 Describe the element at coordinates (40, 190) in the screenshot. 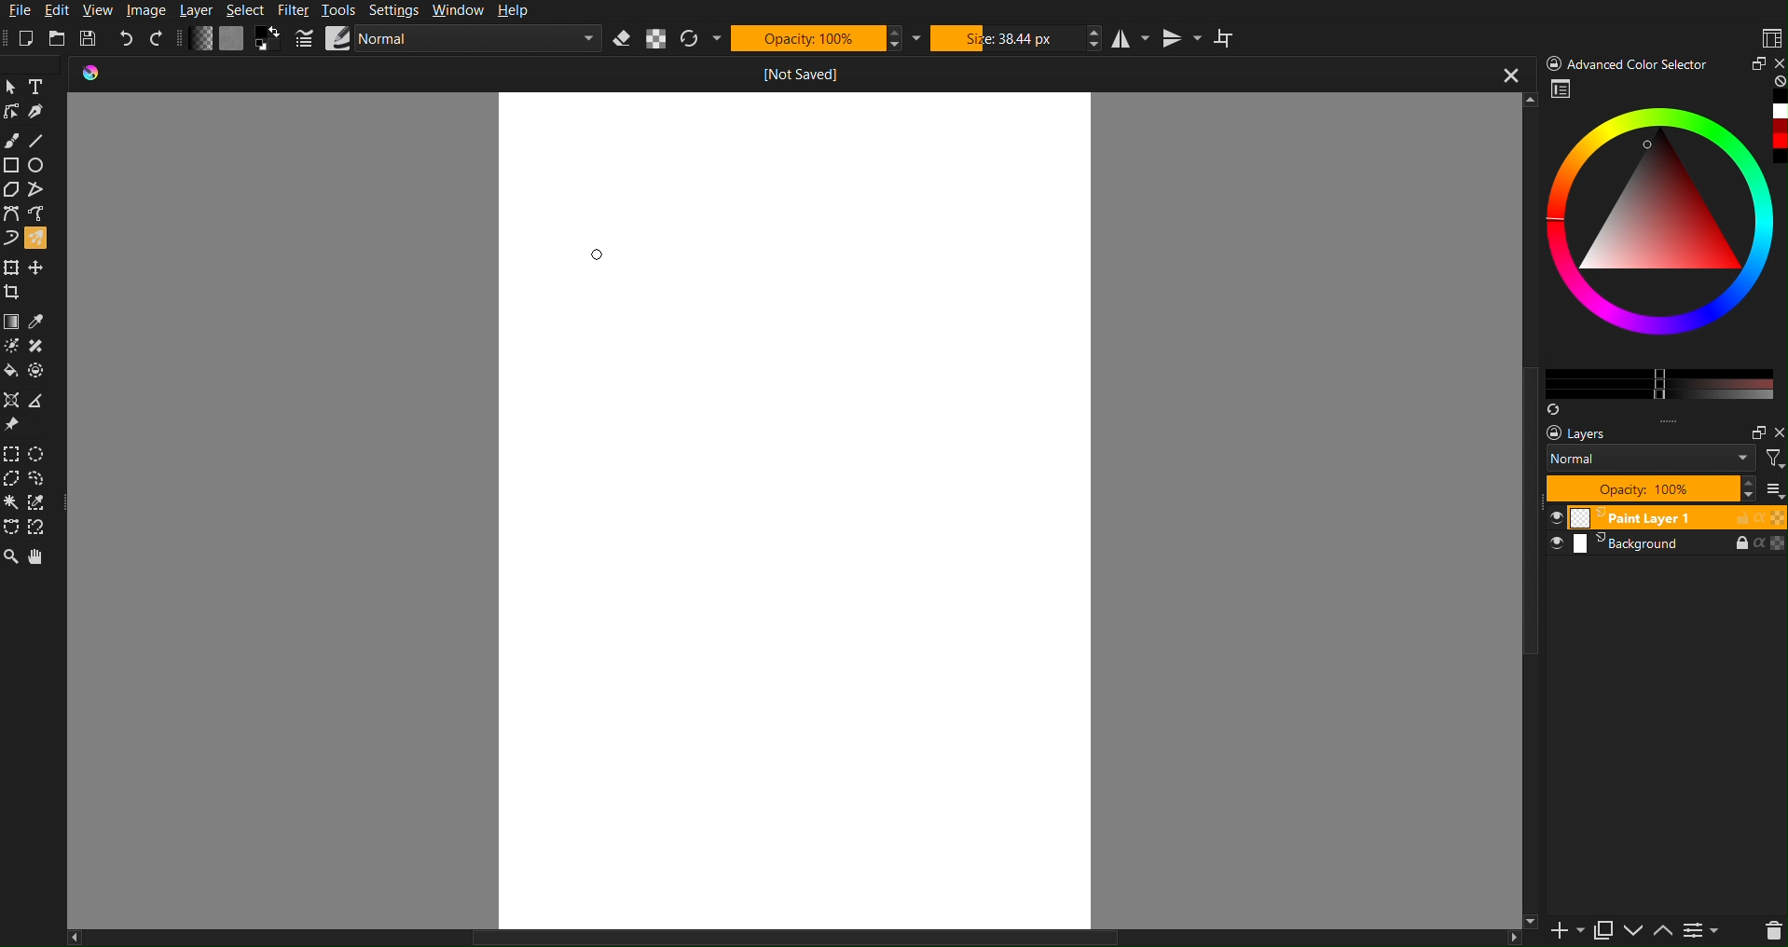

I see `Polyline Tool` at that location.